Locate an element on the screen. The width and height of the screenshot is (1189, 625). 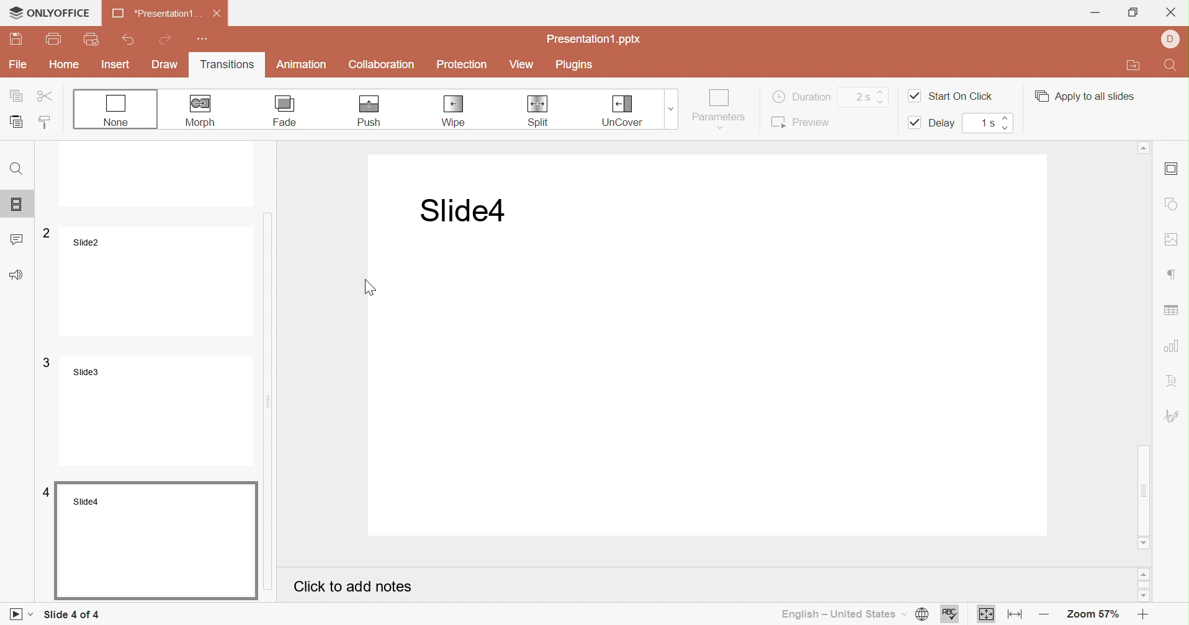
Insert shape is located at coordinates (1173, 204).